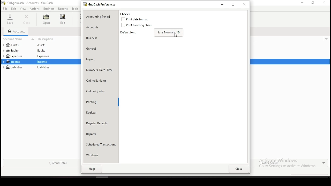 This screenshot has height=186, width=331. What do you see at coordinates (100, 69) in the screenshot?
I see `number, date, time` at bounding box center [100, 69].